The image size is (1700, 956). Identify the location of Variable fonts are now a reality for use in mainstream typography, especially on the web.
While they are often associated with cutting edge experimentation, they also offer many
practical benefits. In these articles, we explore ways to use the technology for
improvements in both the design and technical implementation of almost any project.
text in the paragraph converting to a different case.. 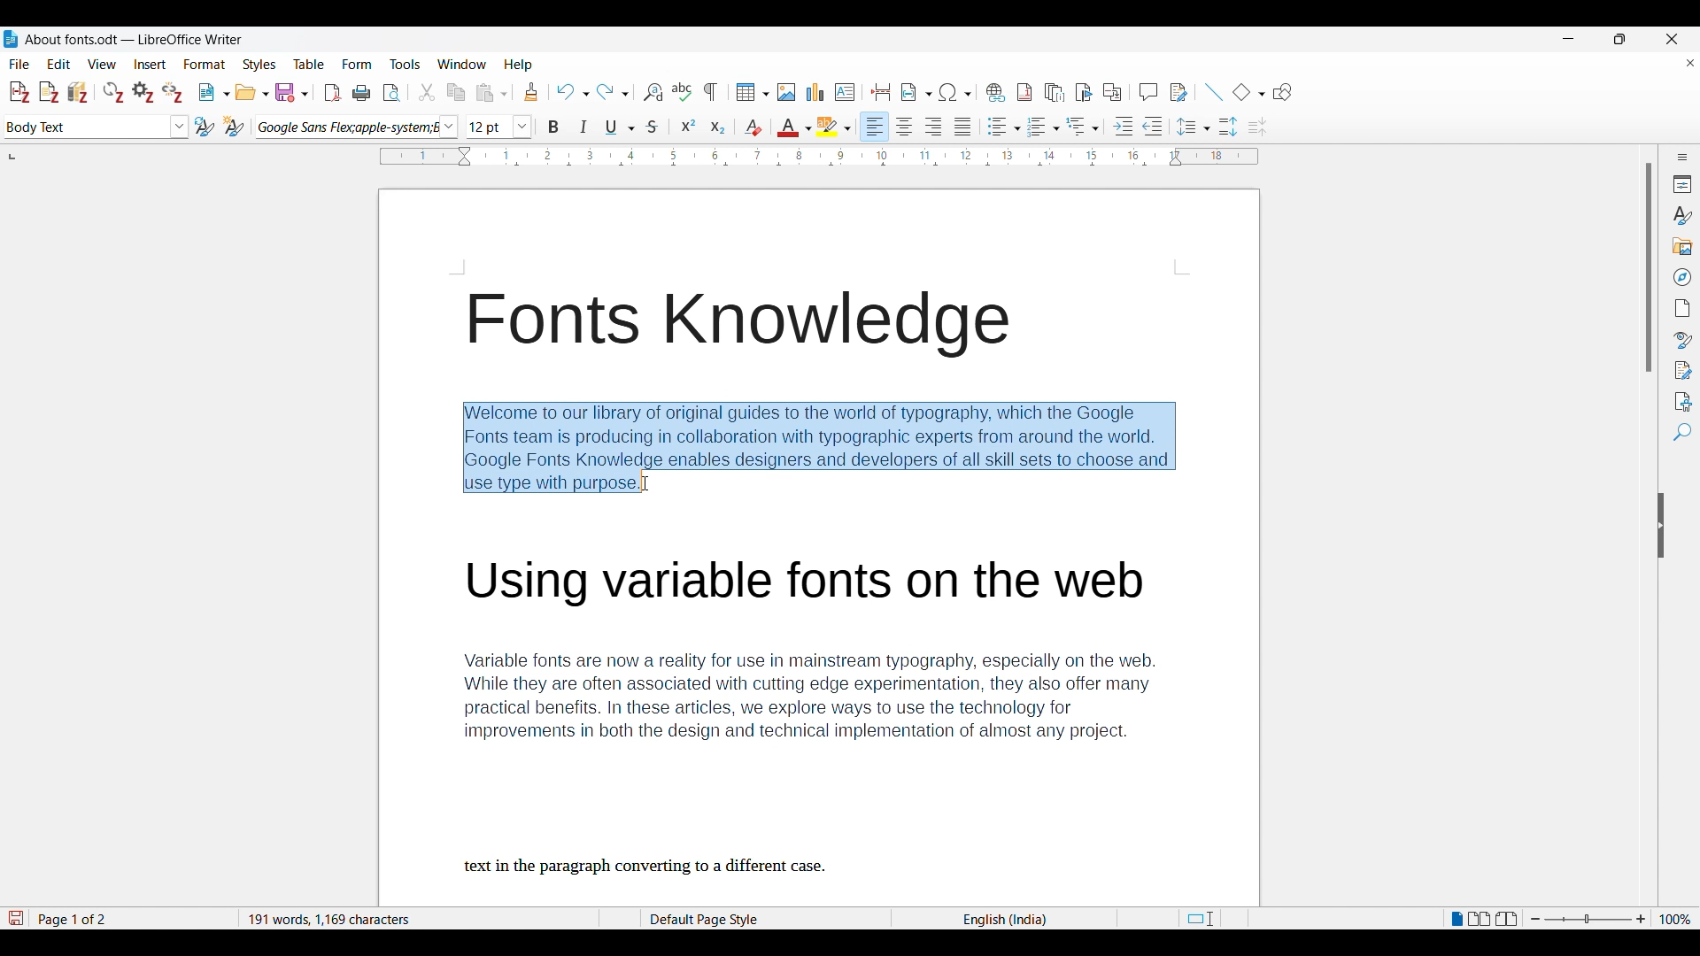
(831, 717).